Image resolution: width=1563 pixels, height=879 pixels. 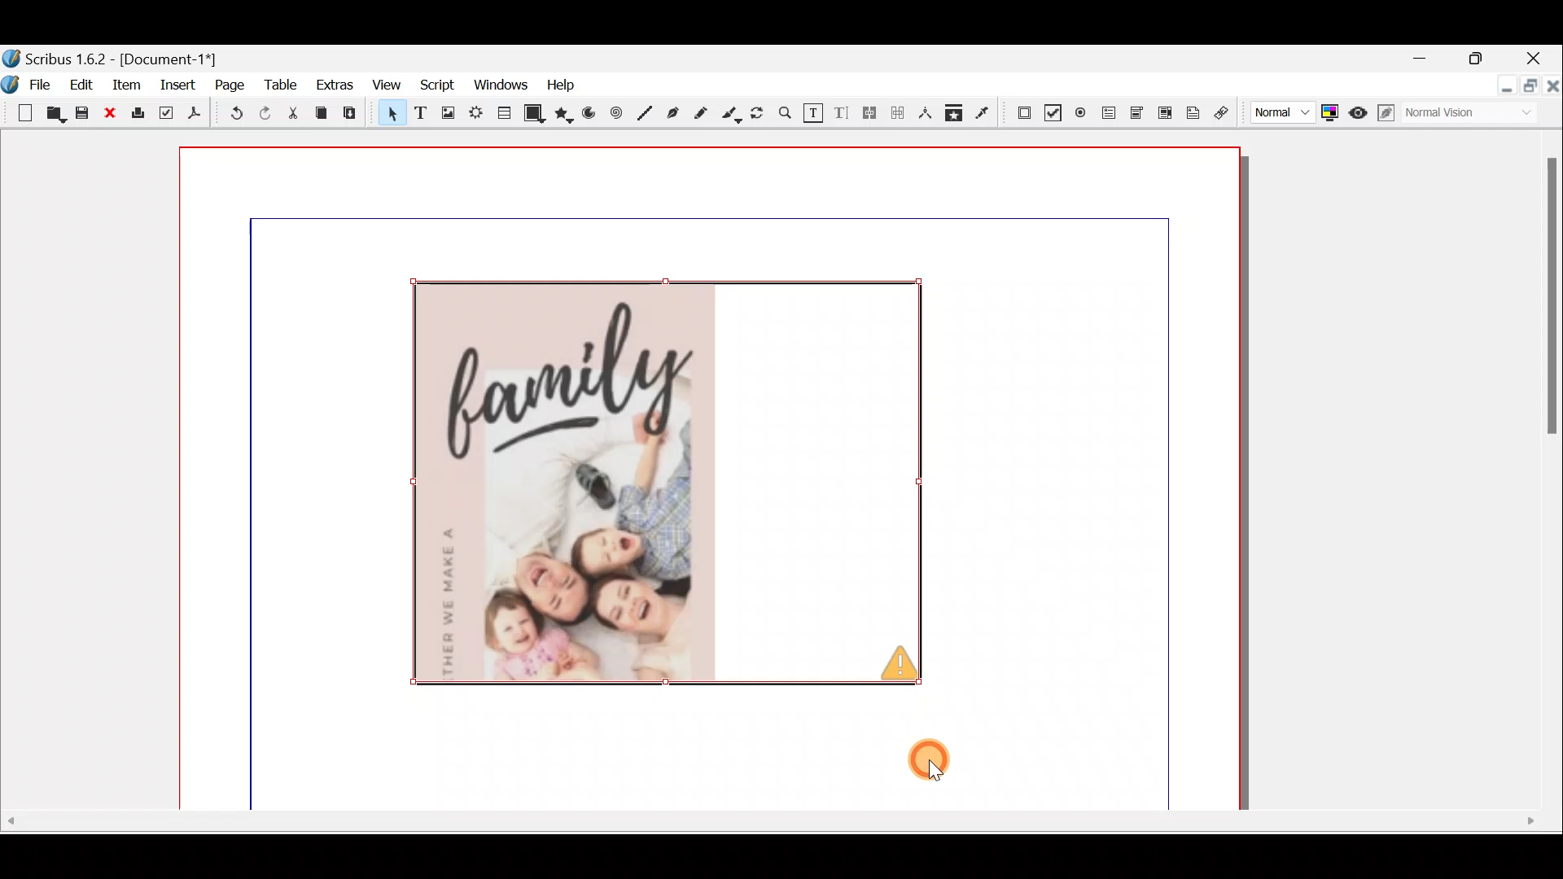 What do you see at coordinates (1107, 113) in the screenshot?
I see `PDF text field` at bounding box center [1107, 113].